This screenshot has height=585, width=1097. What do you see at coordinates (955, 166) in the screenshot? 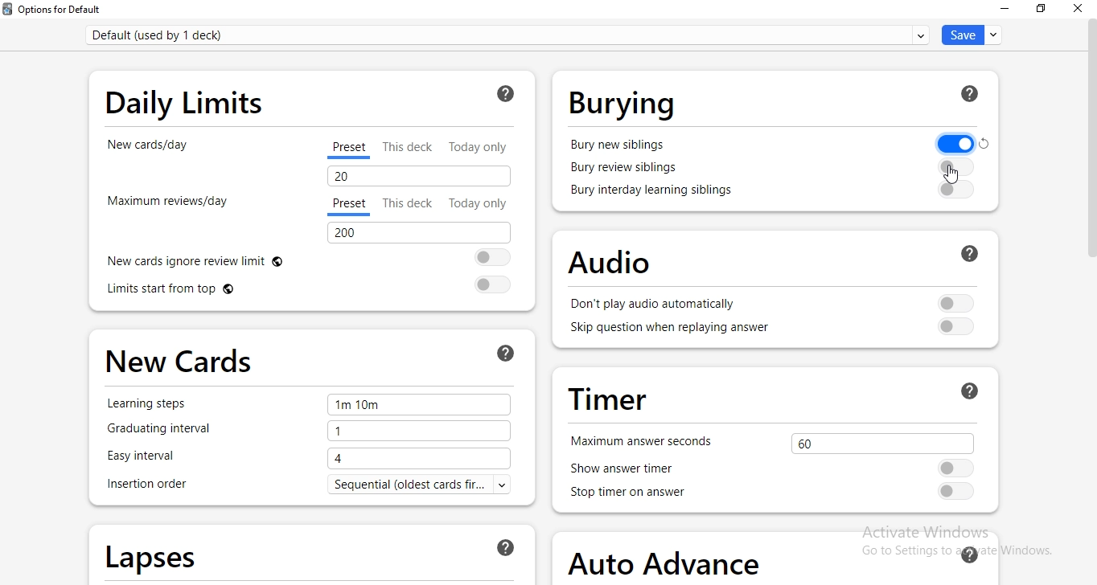
I see `` at bounding box center [955, 166].